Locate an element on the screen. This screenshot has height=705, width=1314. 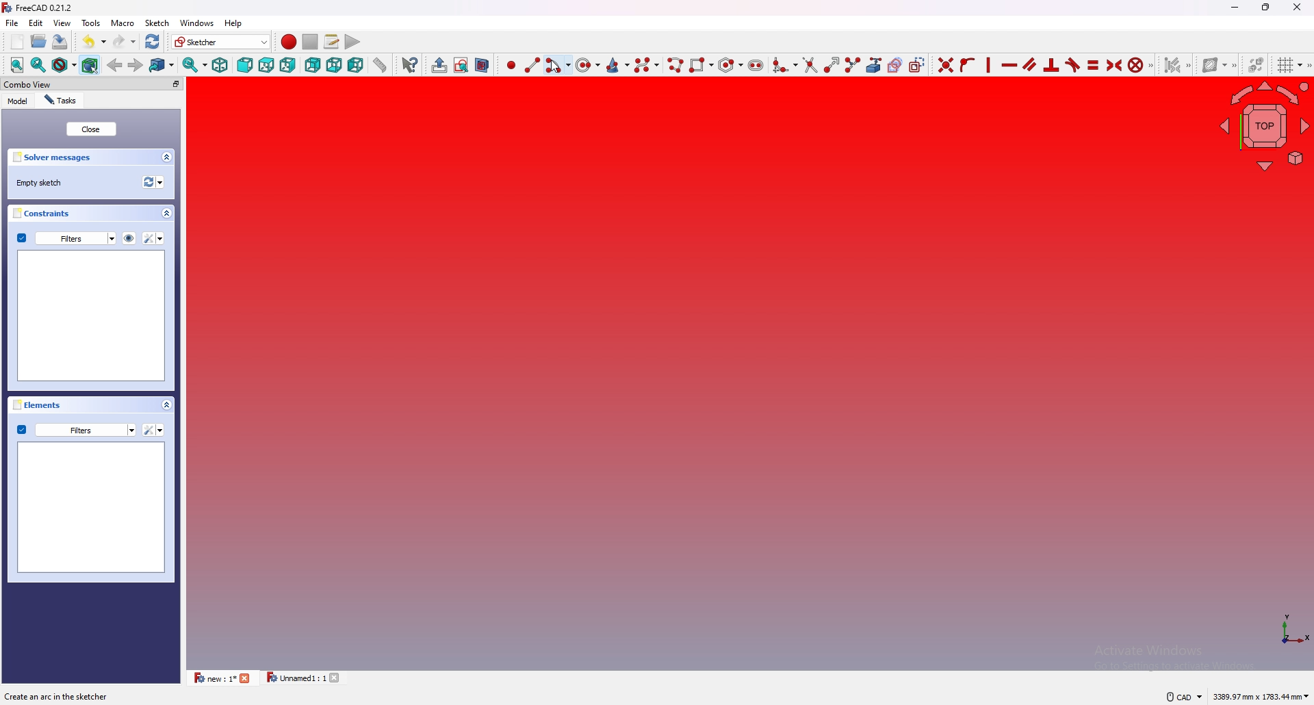
draw style is located at coordinates (64, 64).